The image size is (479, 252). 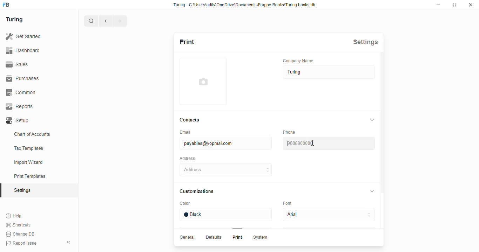 What do you see at coordinates (328, 73) in the screenshot?
I see `Turing` at bounding box center [328, 73].